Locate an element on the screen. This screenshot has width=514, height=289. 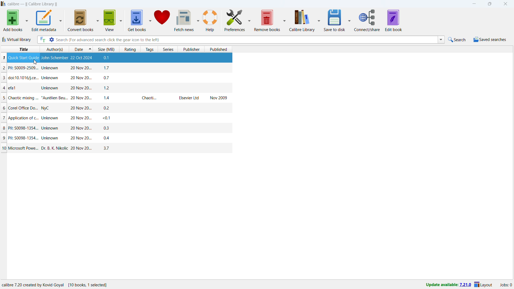
remove books is located at coordinates (267, 20).